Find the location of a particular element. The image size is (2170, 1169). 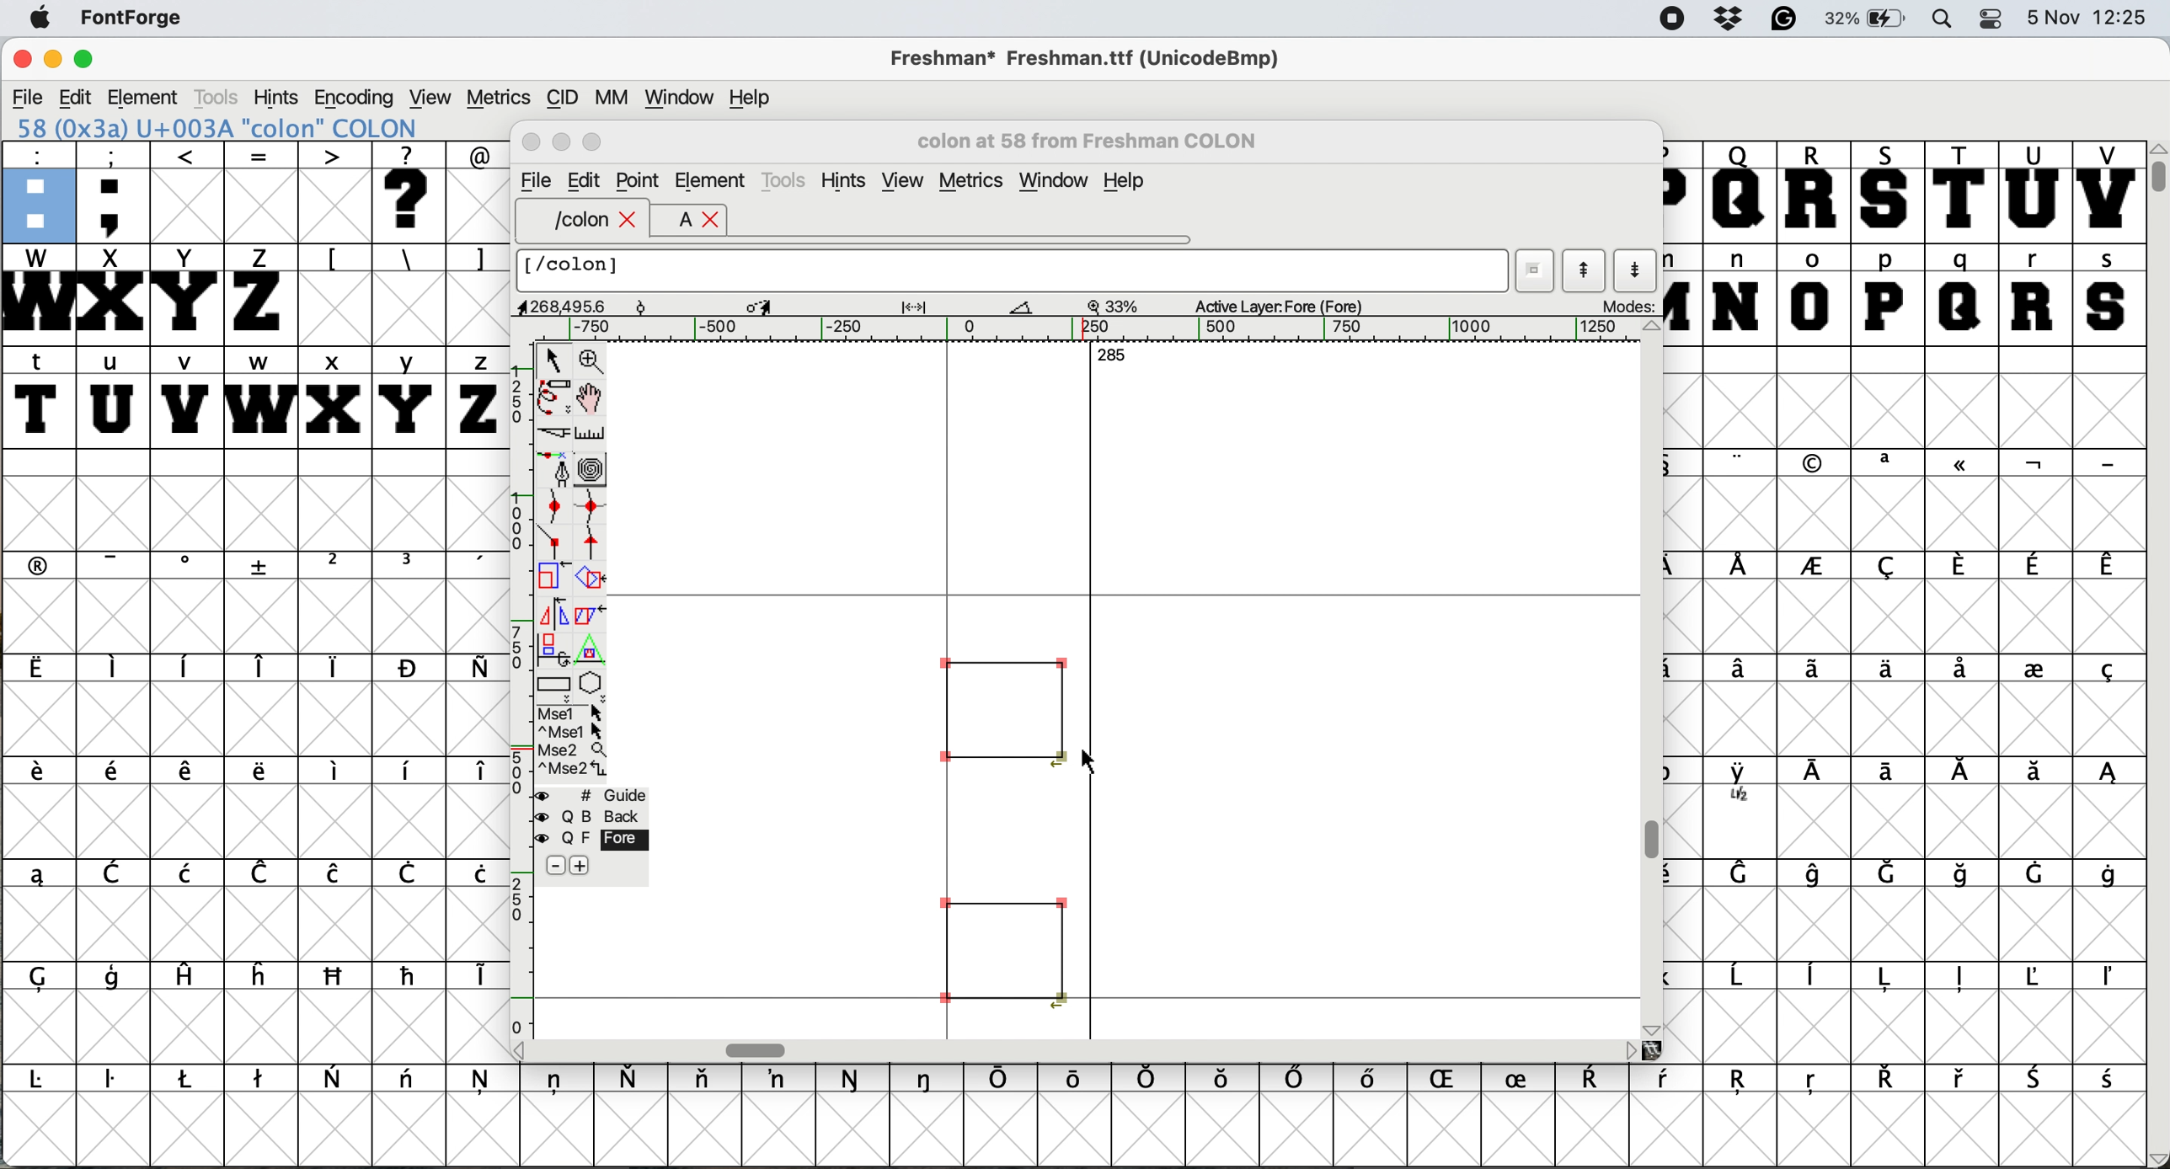

t is located at coordinates (40, 396).